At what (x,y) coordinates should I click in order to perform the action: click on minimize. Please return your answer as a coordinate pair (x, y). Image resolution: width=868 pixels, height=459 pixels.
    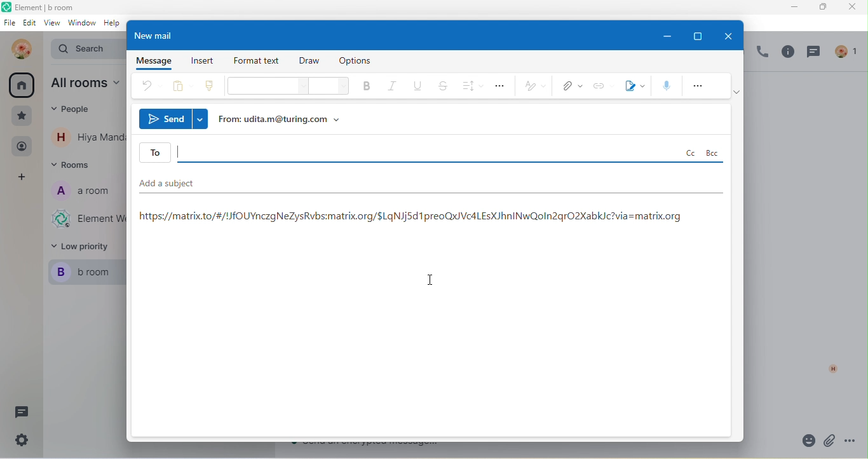
    Looking at the image, I should click on (667, 36).